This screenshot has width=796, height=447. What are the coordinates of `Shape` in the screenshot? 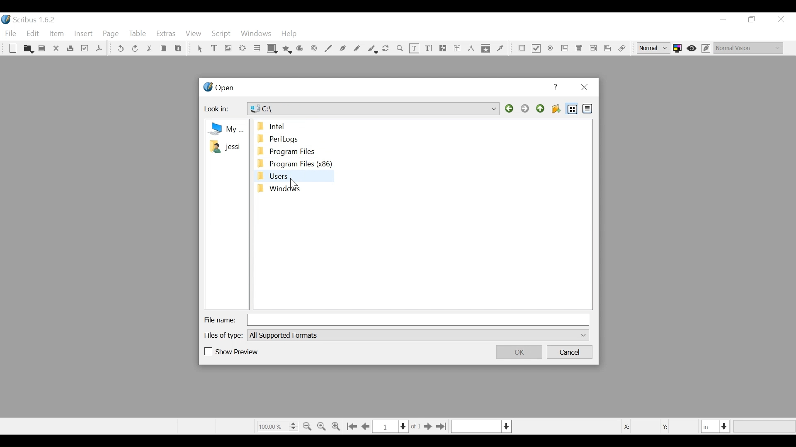 It's located at (273, 49).